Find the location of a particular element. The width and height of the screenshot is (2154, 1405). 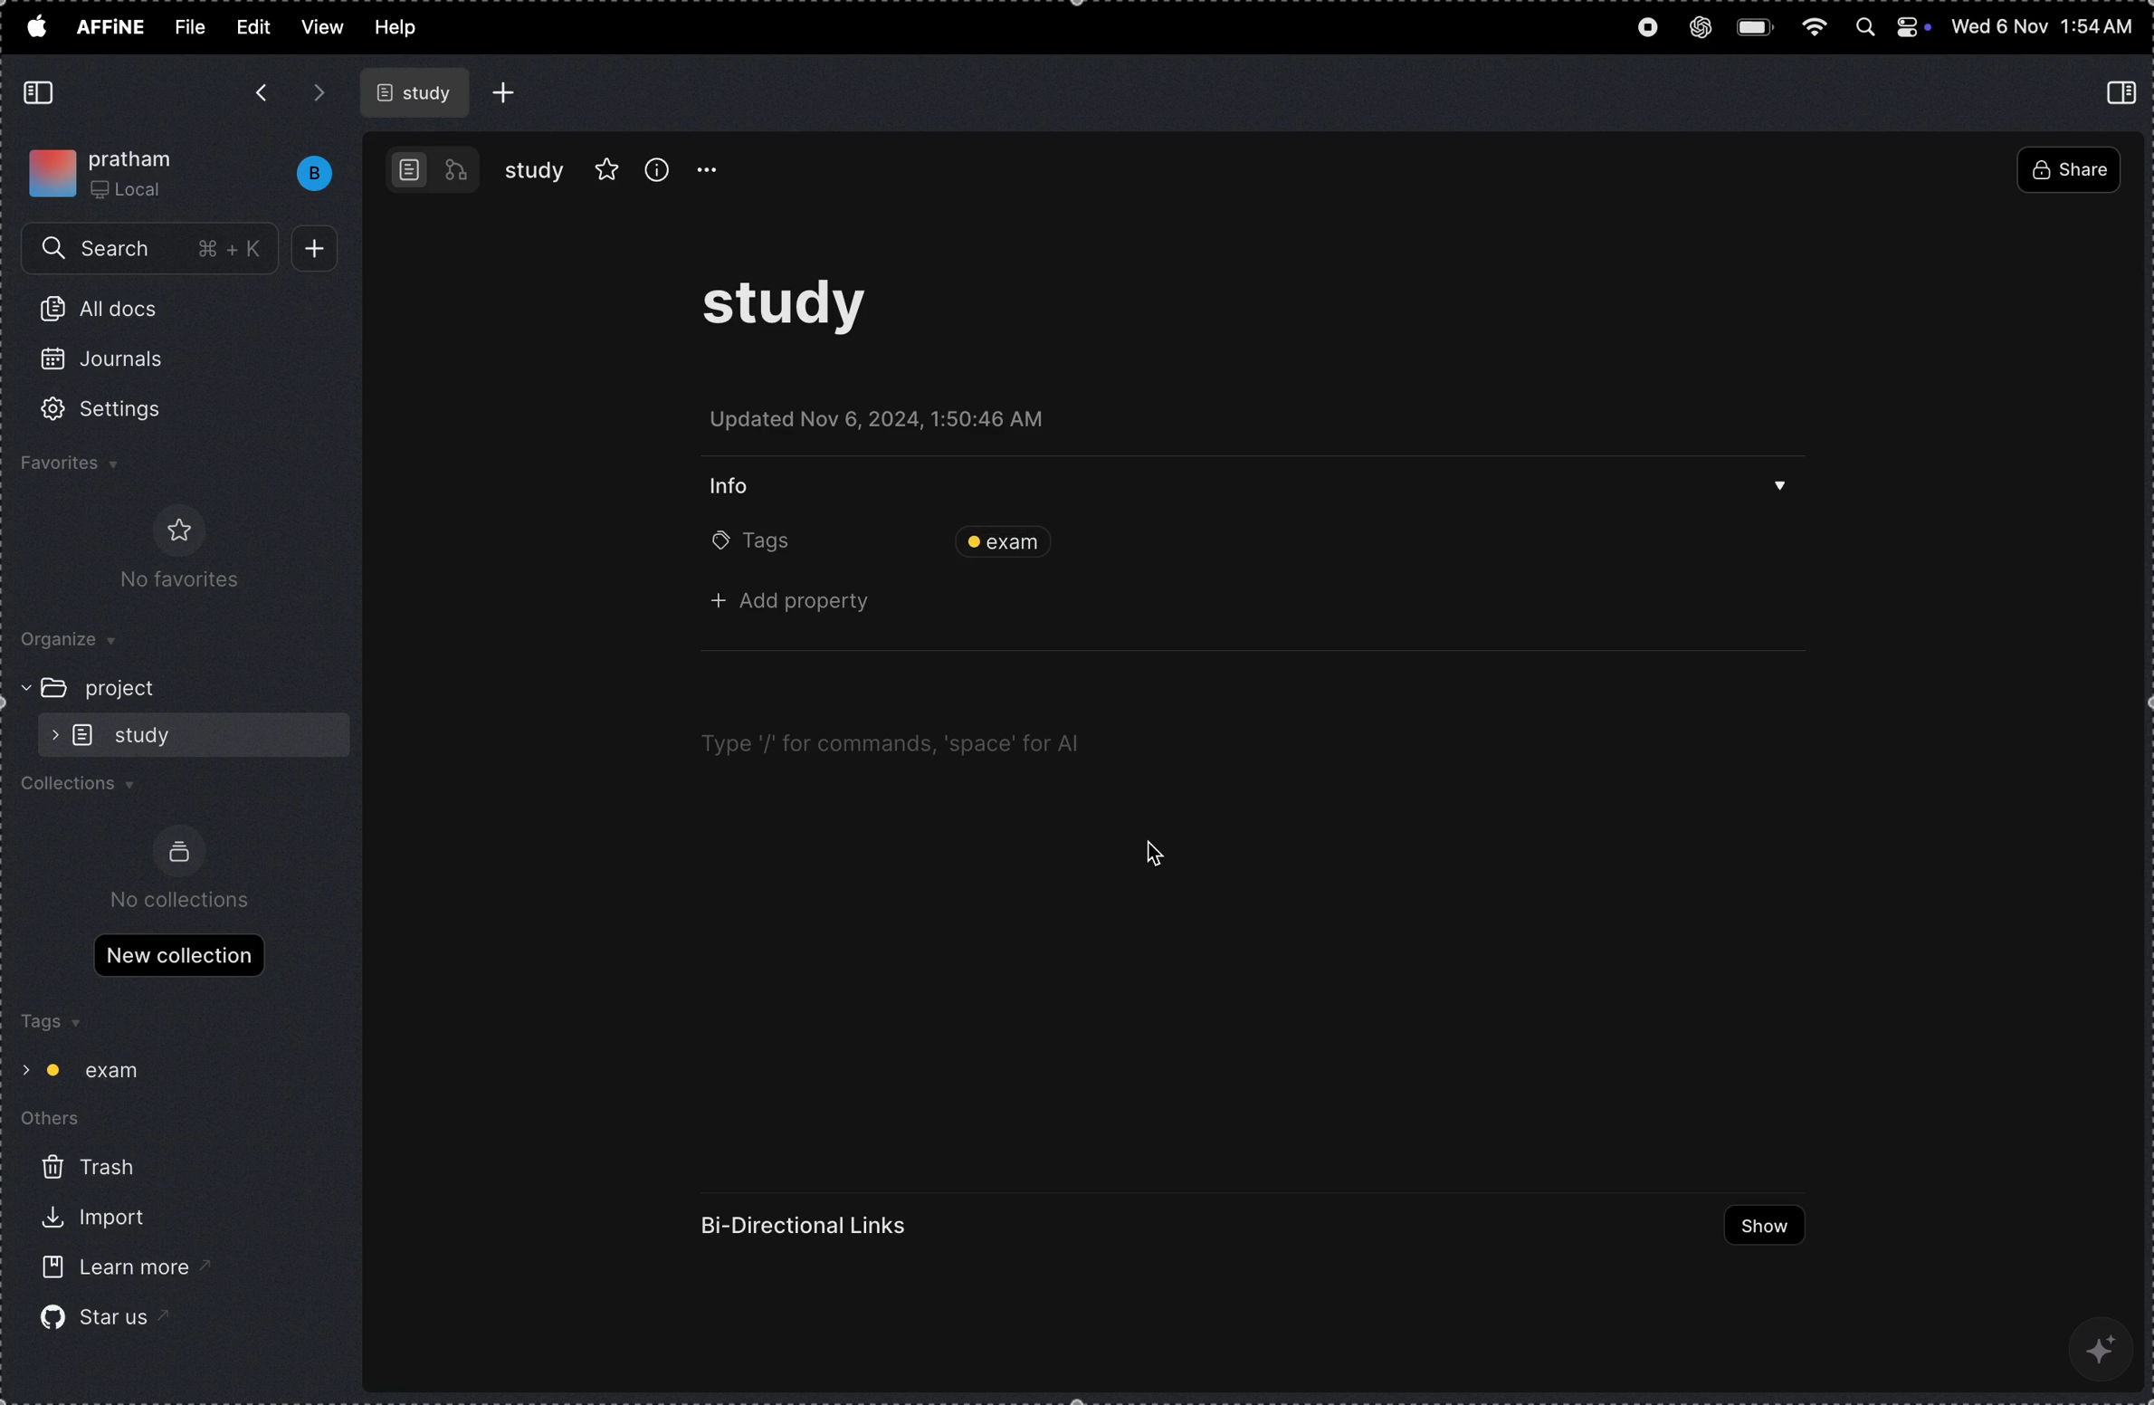

star as is located at coordinates (94, 1316).